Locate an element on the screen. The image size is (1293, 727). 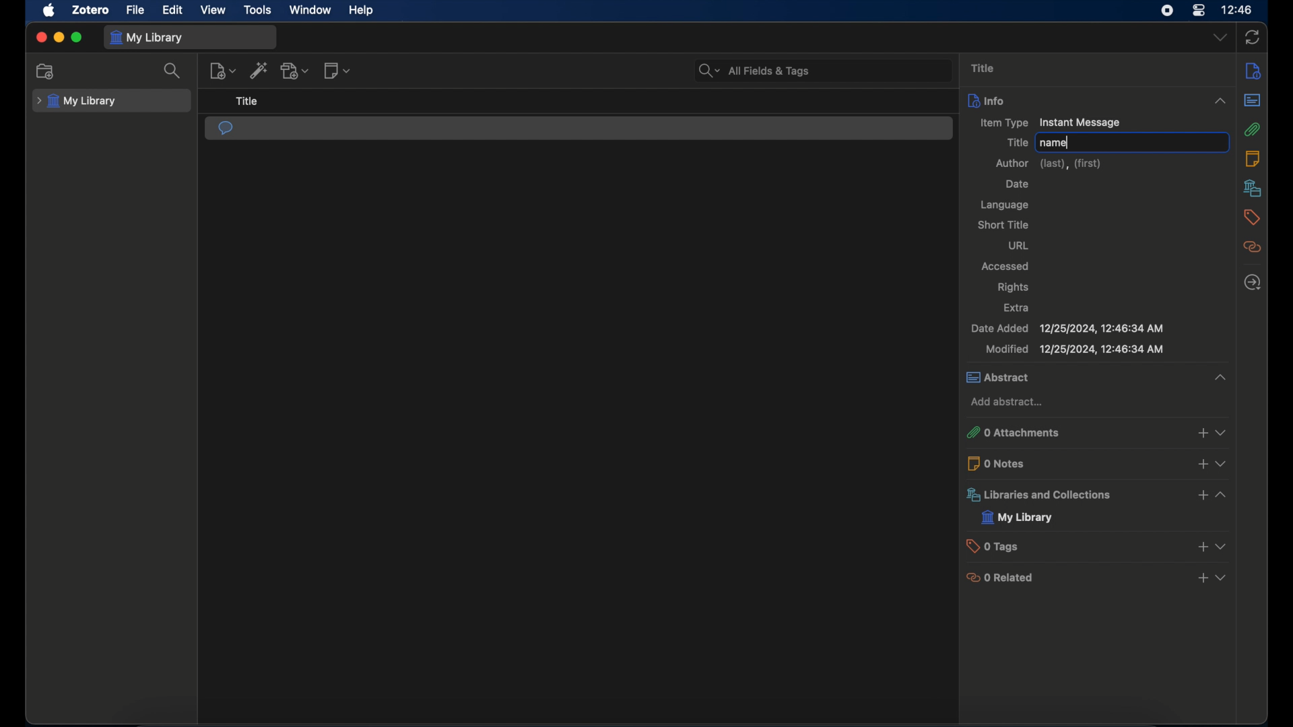
locate is located at coordinates (1253, 281).